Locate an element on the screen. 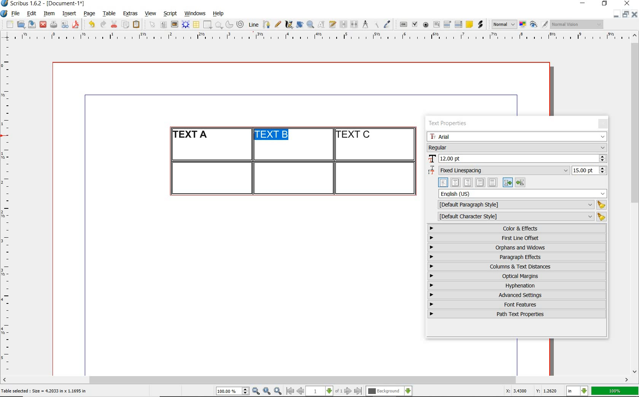  save as pdf is located at coordinates (77, 24).